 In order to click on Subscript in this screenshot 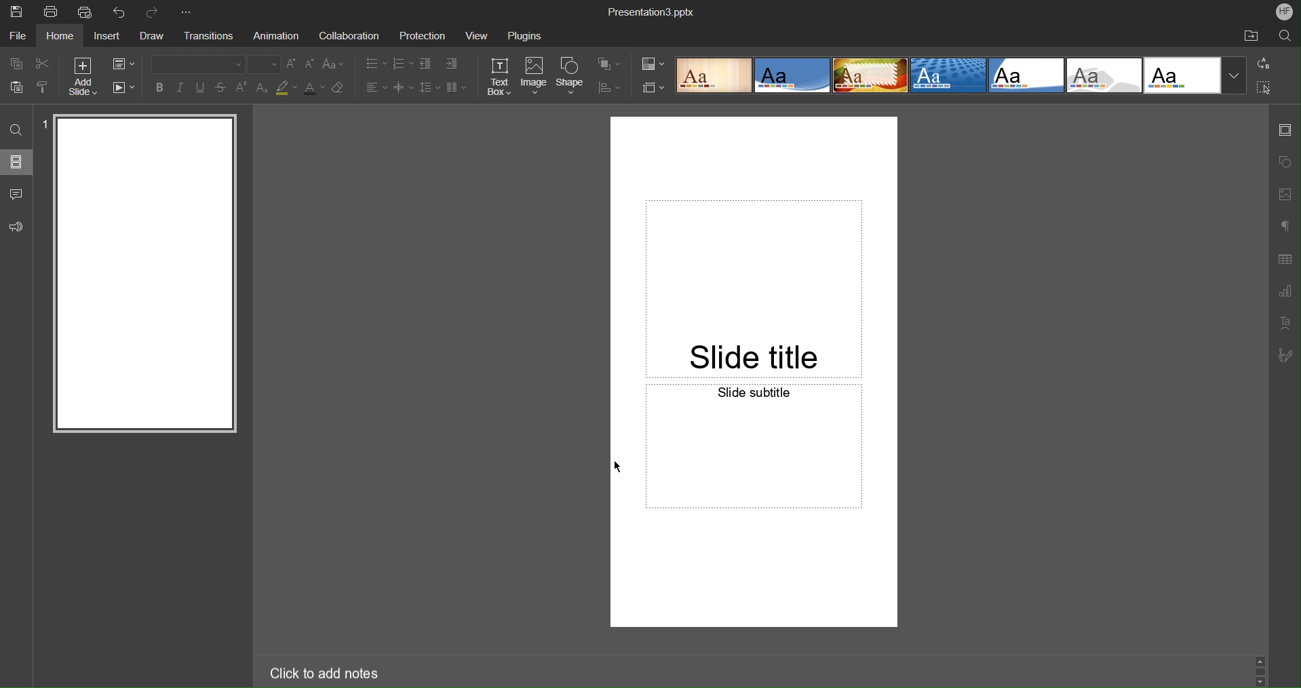, I will do `click(262, 88)`.